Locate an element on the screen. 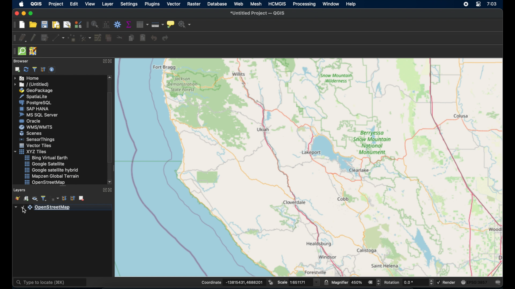 This screenshot has width=515, height=289. bing virtual earth is located at coordinates (47, 158).